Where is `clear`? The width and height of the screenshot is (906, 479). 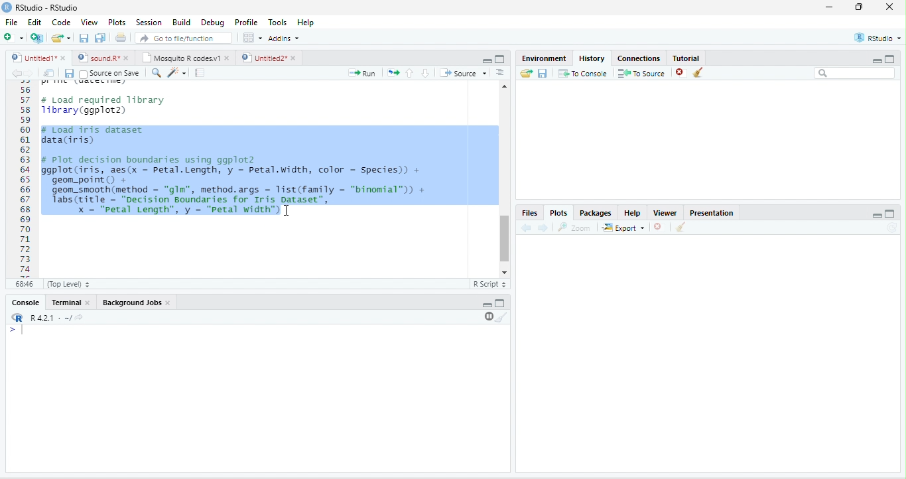 clear is located at coordinates (698, 72).